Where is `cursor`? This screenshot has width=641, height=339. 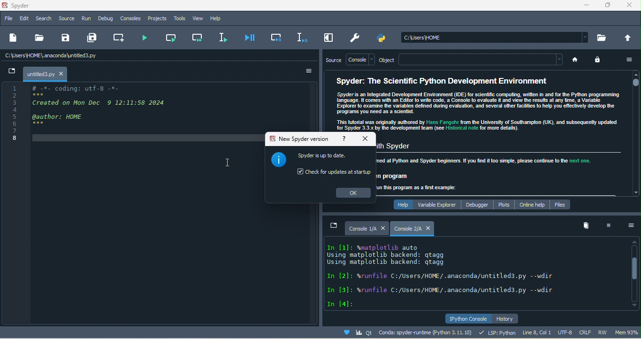
cursor is located at coordinates (227, 163).